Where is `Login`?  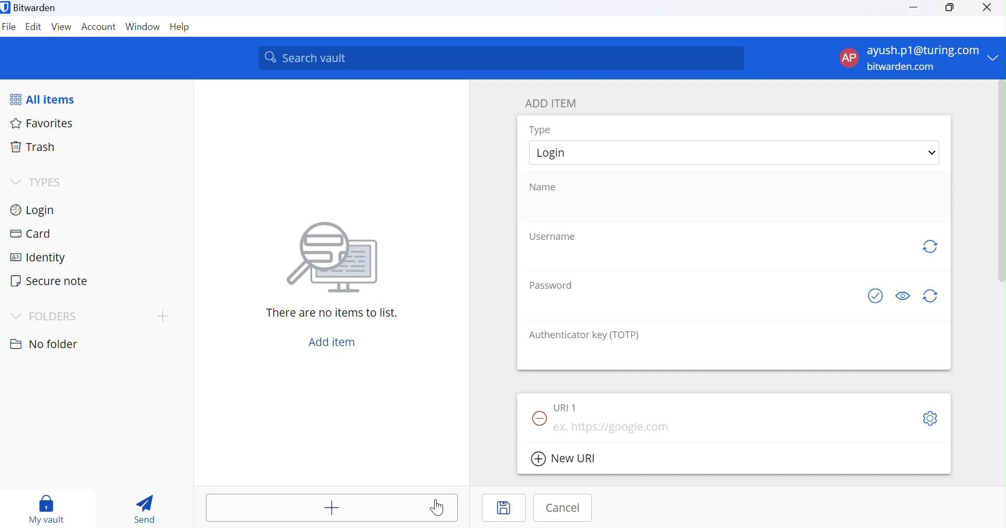
Login is located at coordinates (36, 209).